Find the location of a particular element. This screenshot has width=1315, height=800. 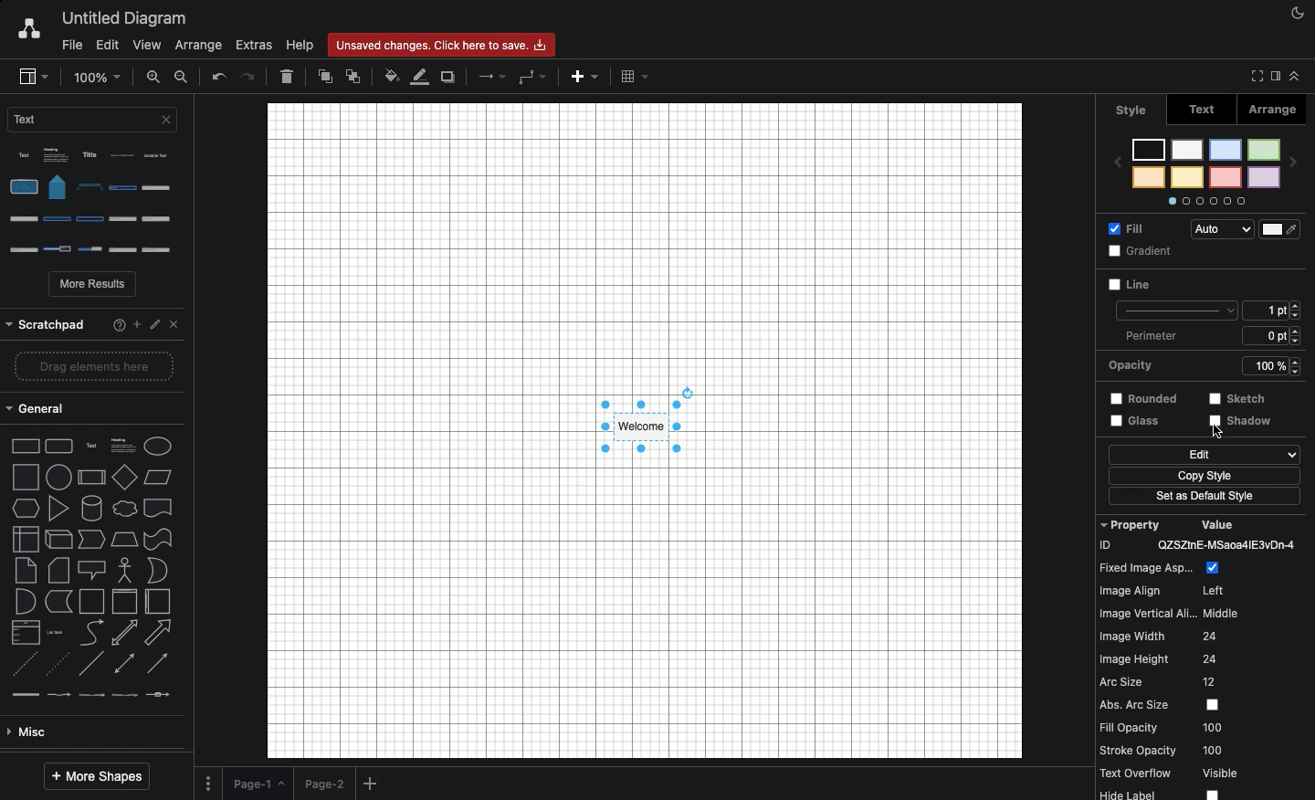

shadow is located at coordinates (1239, 426).